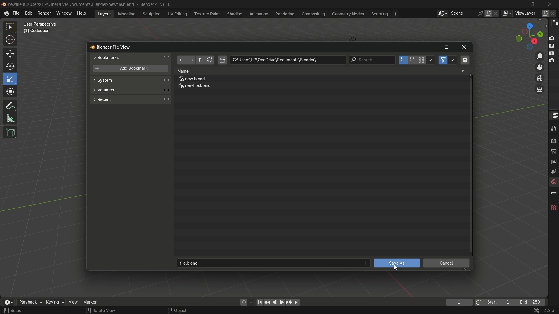 The height and width of the screenshot is (314, 559). Describe the element at coordinates (24, 311) in the screenshot. I see `Select` at that location.